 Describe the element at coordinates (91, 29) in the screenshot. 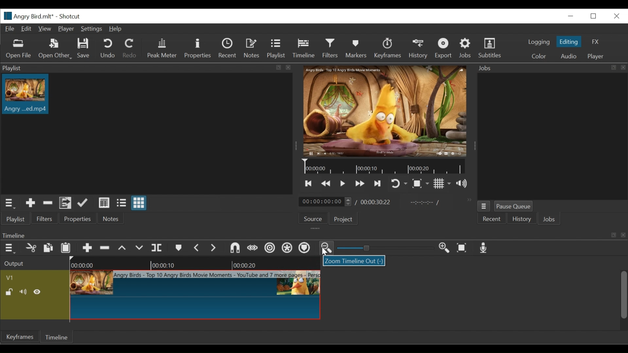

I see `Settings` at that location.